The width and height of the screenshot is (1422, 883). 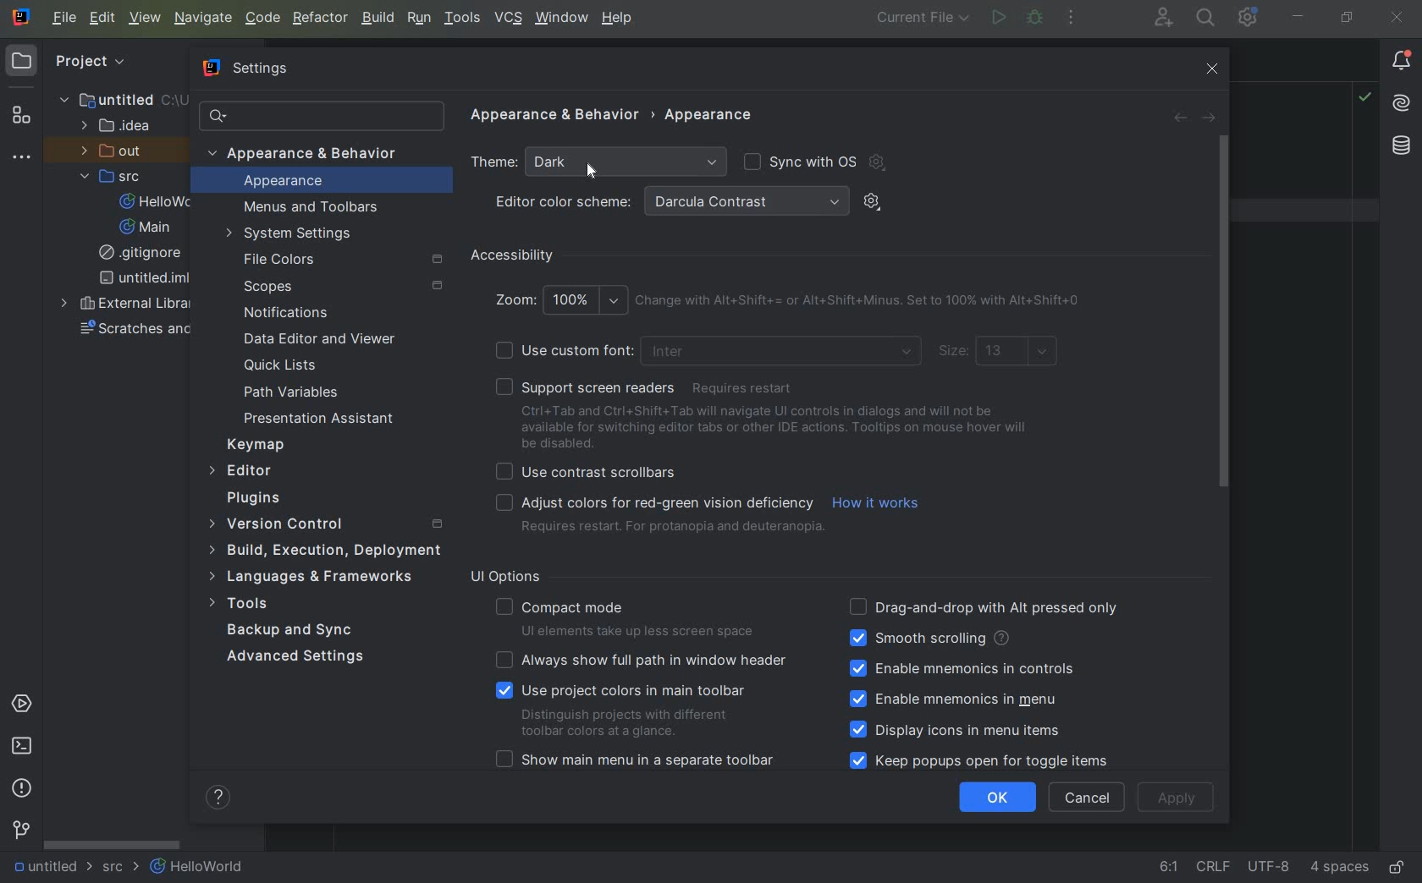 What do you see at coordinates (126, 304) in the screenshot?
I see `EXTERNAL LIBRARIES` at bounding box center [126, 304].